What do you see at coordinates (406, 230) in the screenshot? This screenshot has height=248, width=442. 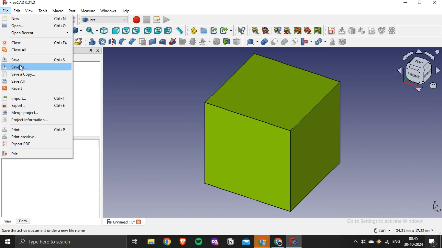 I see `dimensions` at bounding box center [406, 230].